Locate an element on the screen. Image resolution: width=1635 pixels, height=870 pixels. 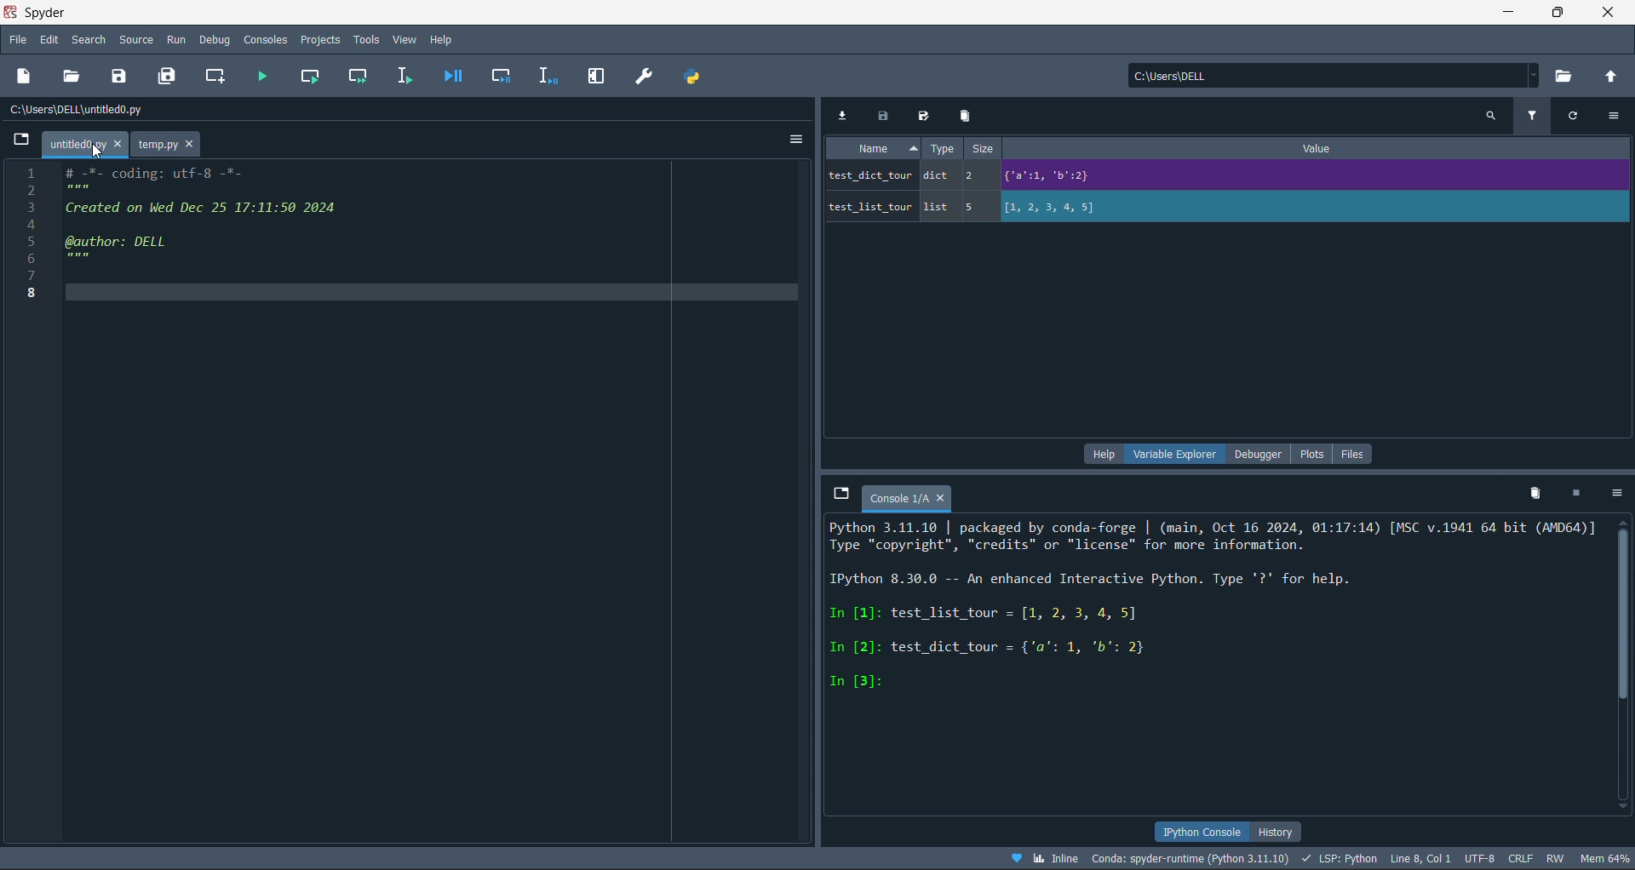
import data is located at coordinates (841, 112).